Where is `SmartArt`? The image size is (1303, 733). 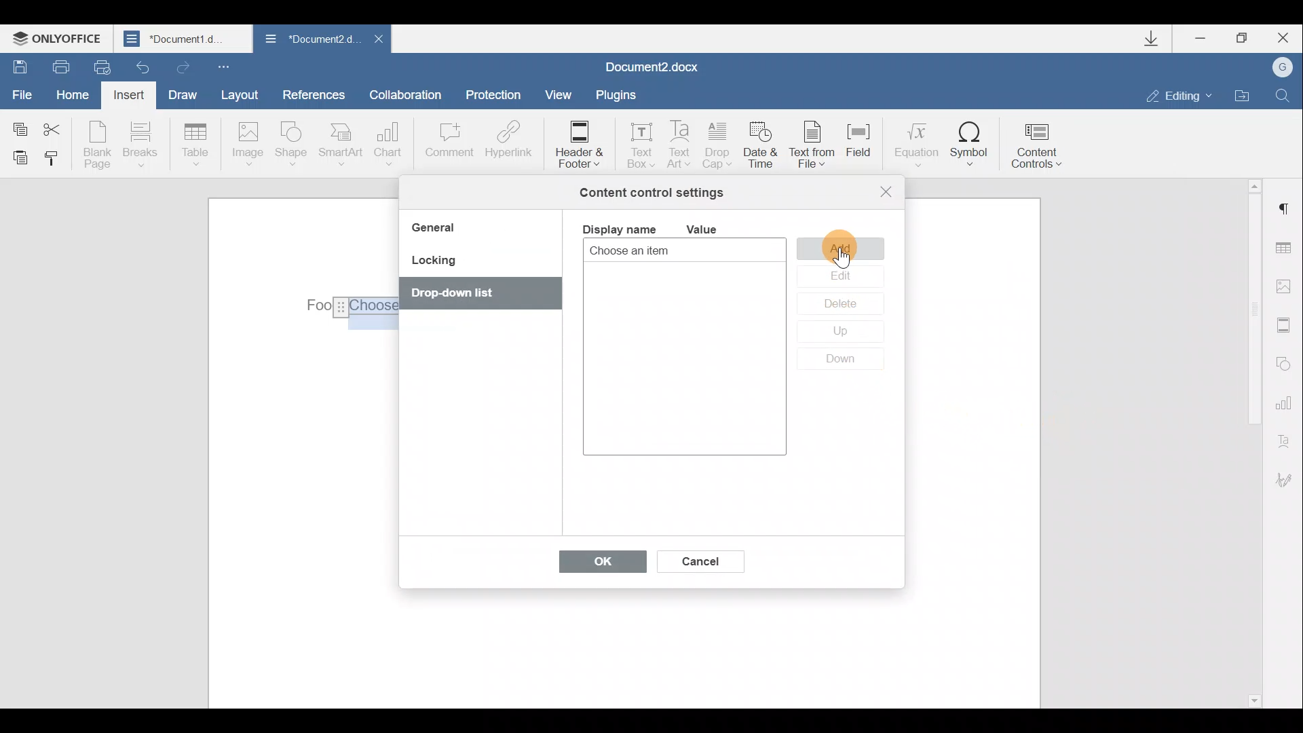
SmartArt is located at coordinates (341, 143).